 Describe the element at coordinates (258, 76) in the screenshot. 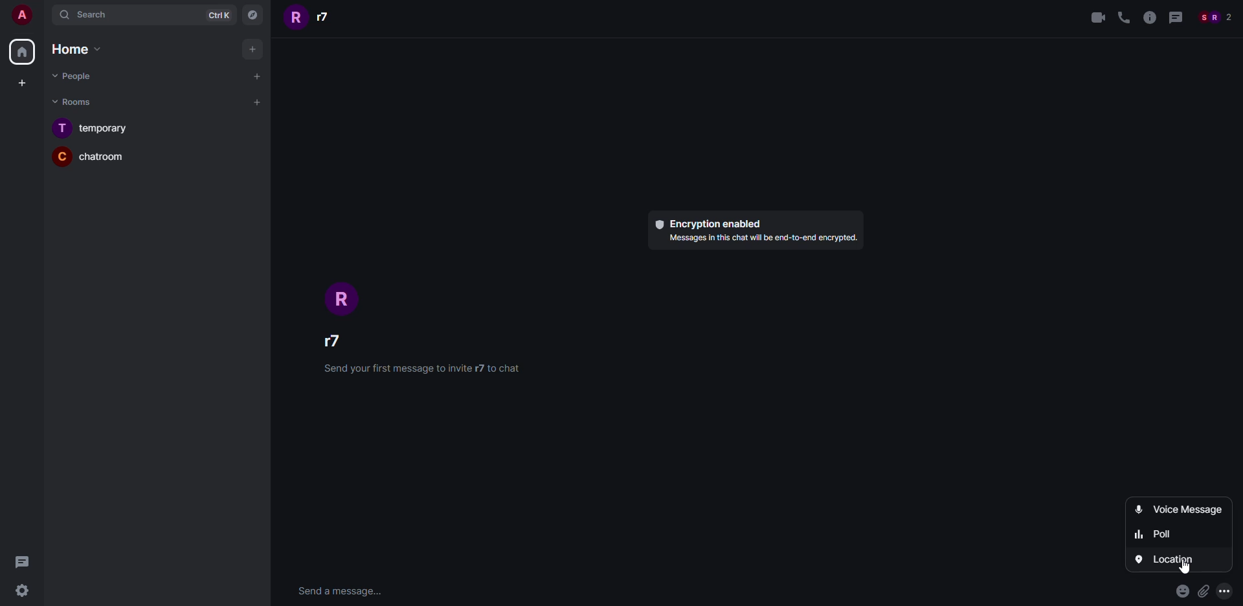

I see `New Chat` at that location.